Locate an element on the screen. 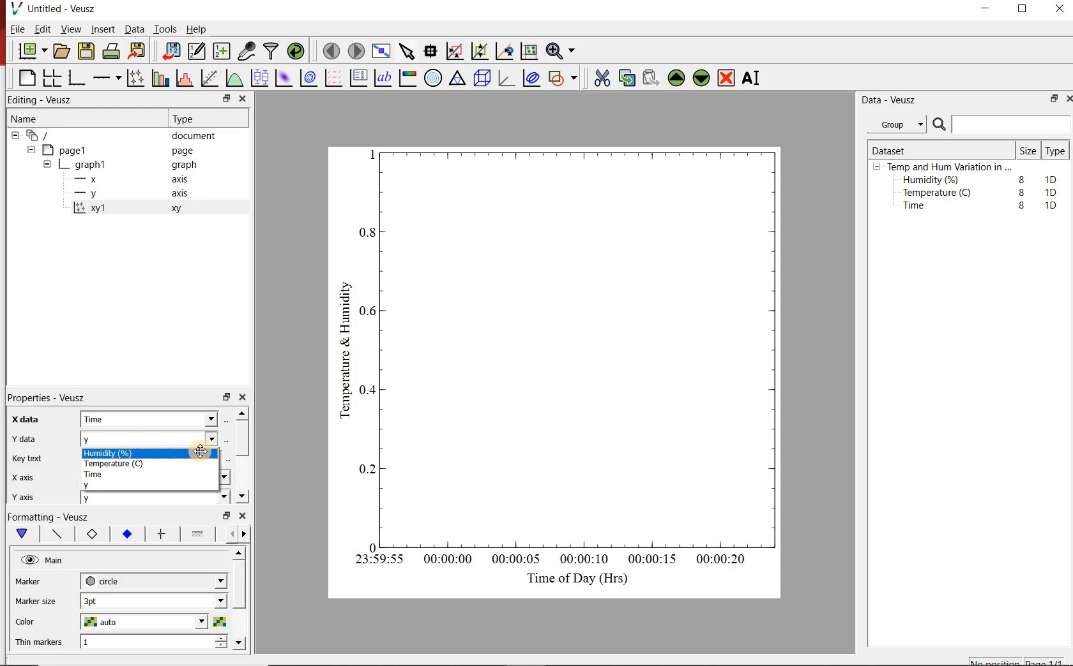  Marker dropdown is located at coordinates (201, 581).